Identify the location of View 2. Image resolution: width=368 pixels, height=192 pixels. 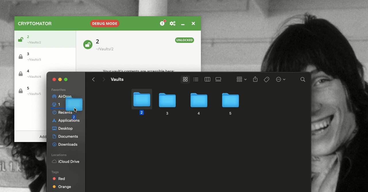
(206, 79).